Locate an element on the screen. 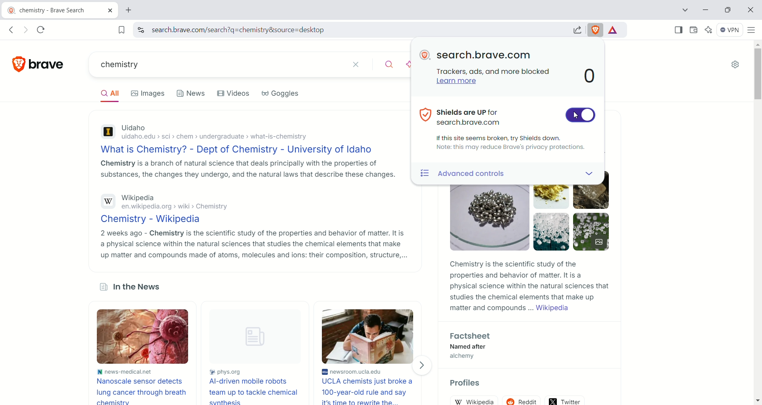  nanoscale sensor detects lung cancer through breath chemistry is located at coordinates (143, 390).